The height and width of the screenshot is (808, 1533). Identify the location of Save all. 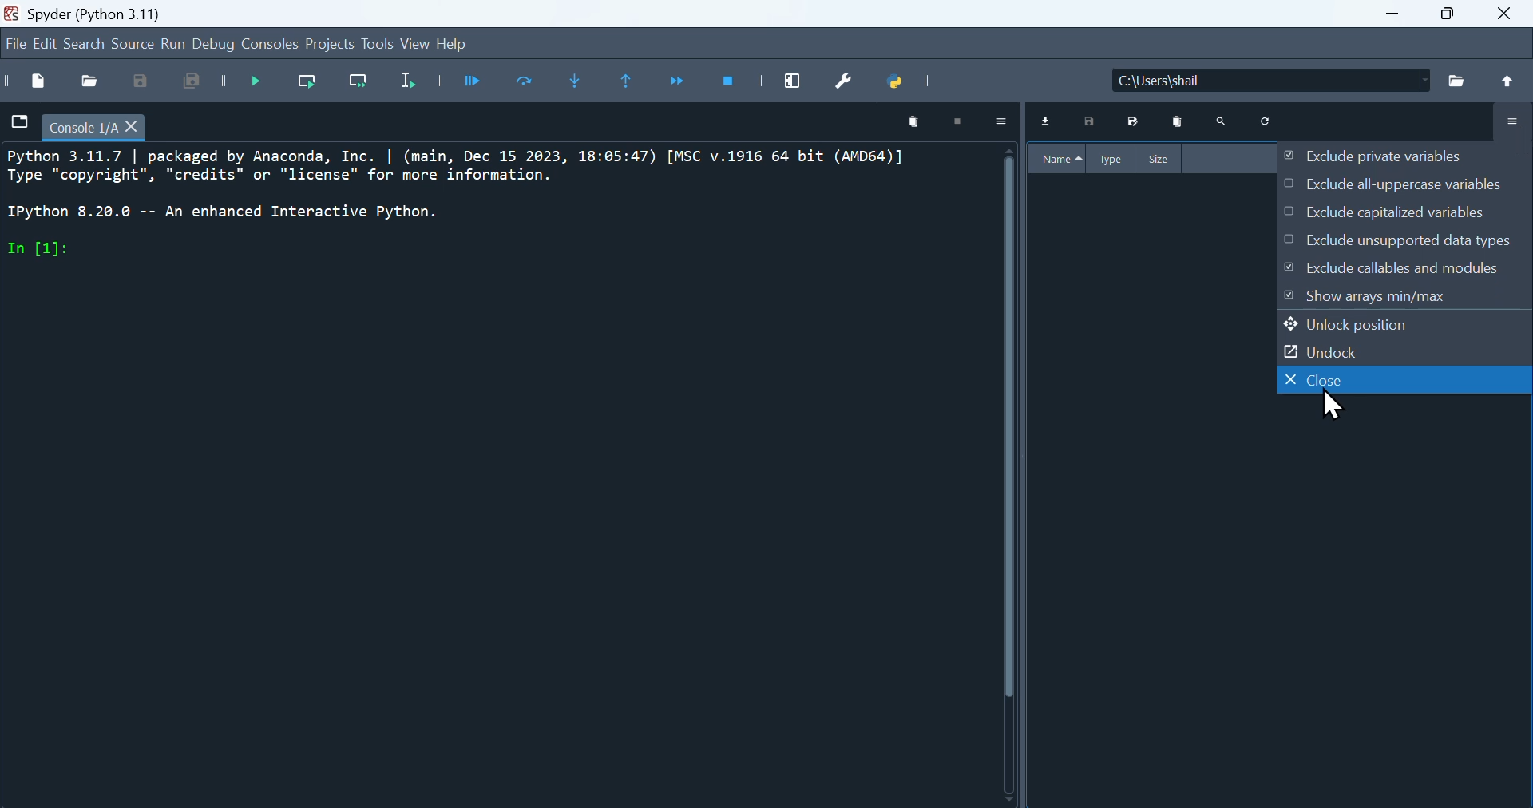
(199, 84).